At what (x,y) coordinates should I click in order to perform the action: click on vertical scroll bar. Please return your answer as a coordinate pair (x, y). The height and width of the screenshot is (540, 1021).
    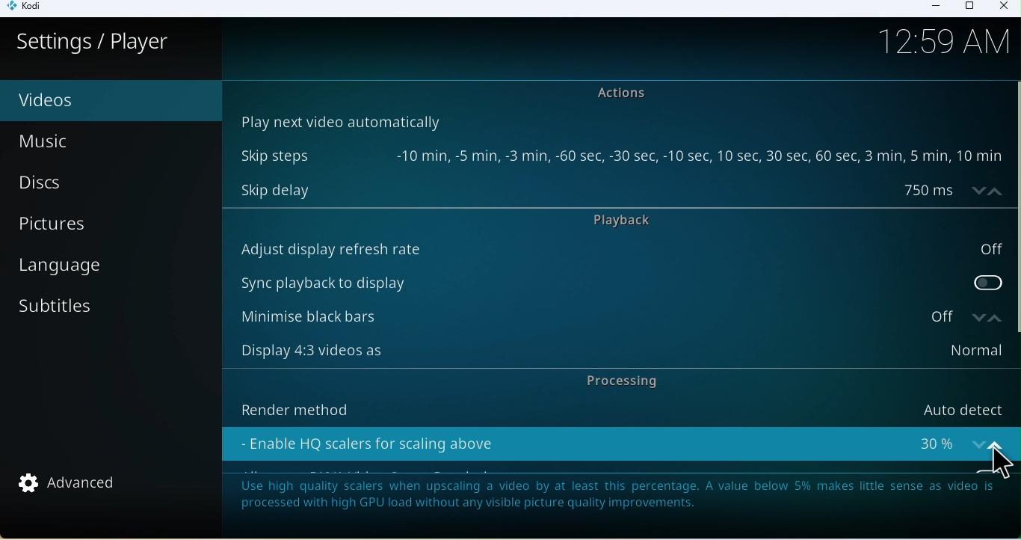
    Looking at the image, I should click on (1014, 207).